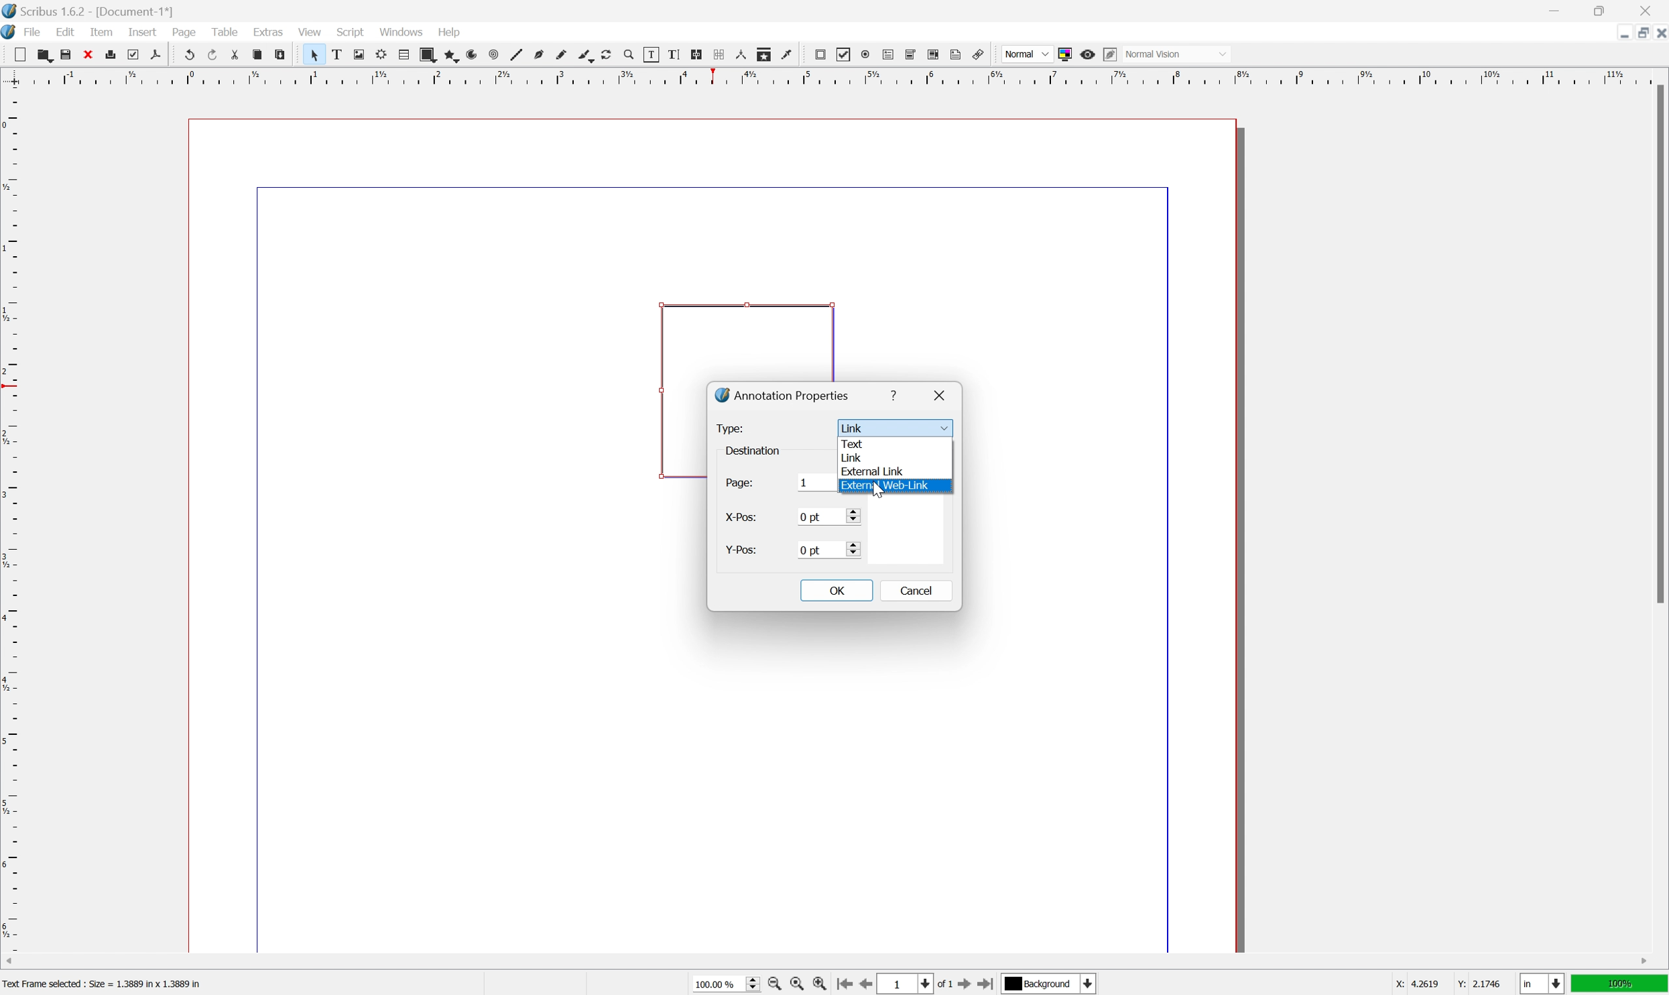 This screenshot has width=1669, height=995. I want to click on shape, so click(428, 54).